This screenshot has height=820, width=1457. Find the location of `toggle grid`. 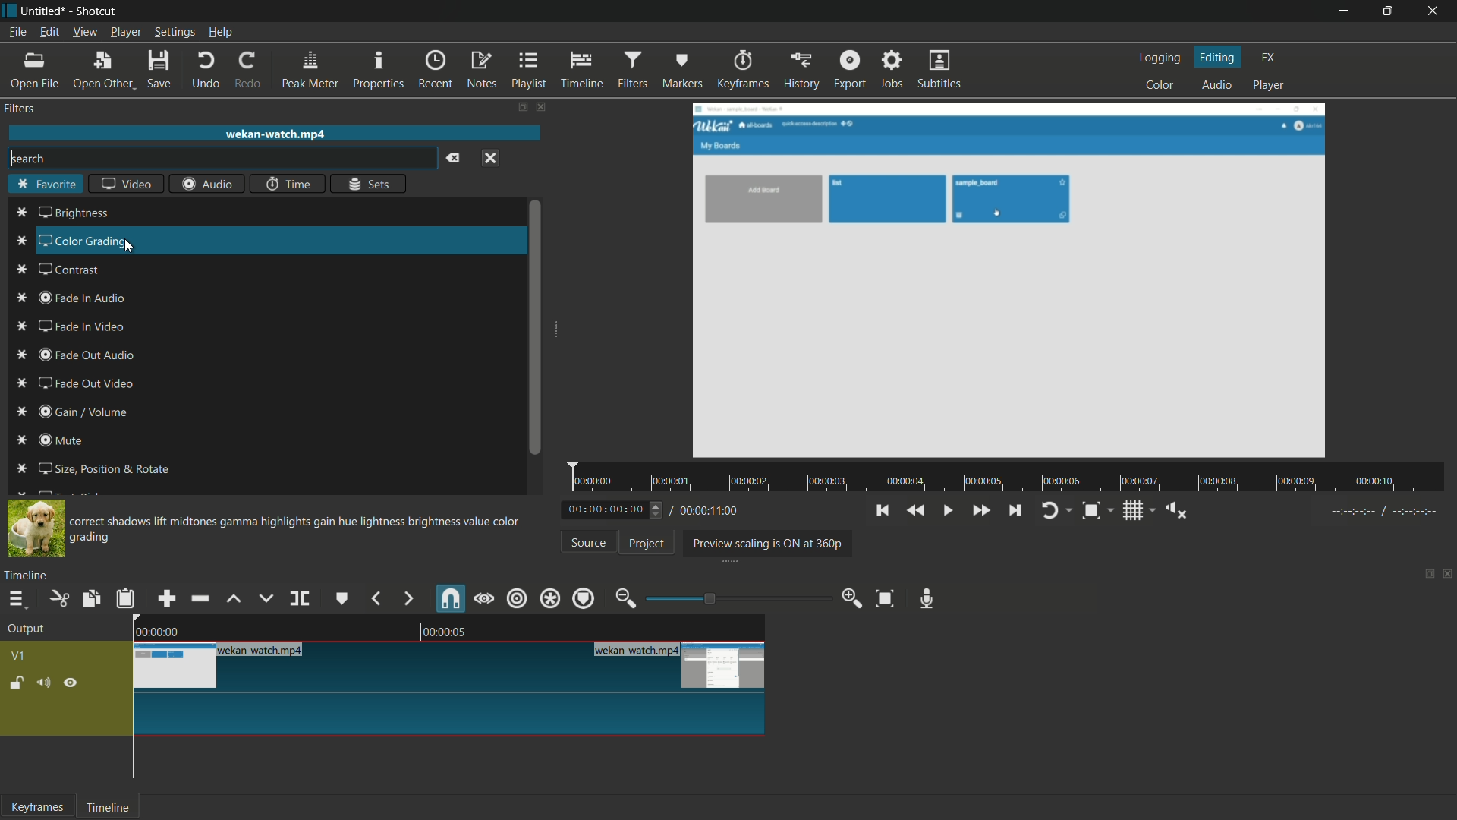

toggle grid is located at coordinates (1140, 510).